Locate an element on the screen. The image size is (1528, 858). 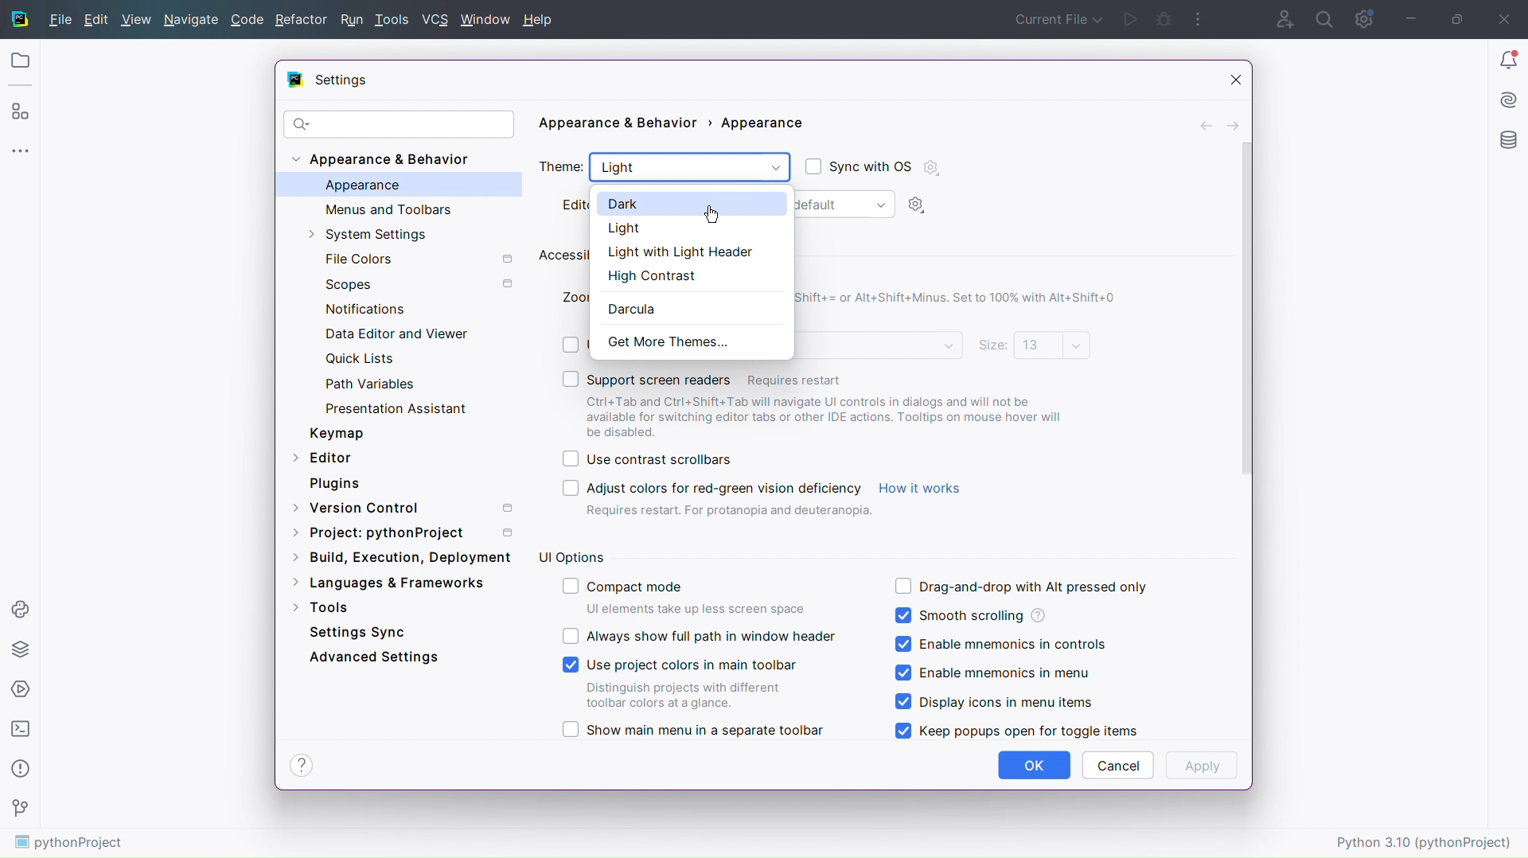
VCS is located at coordinates (438, 20).